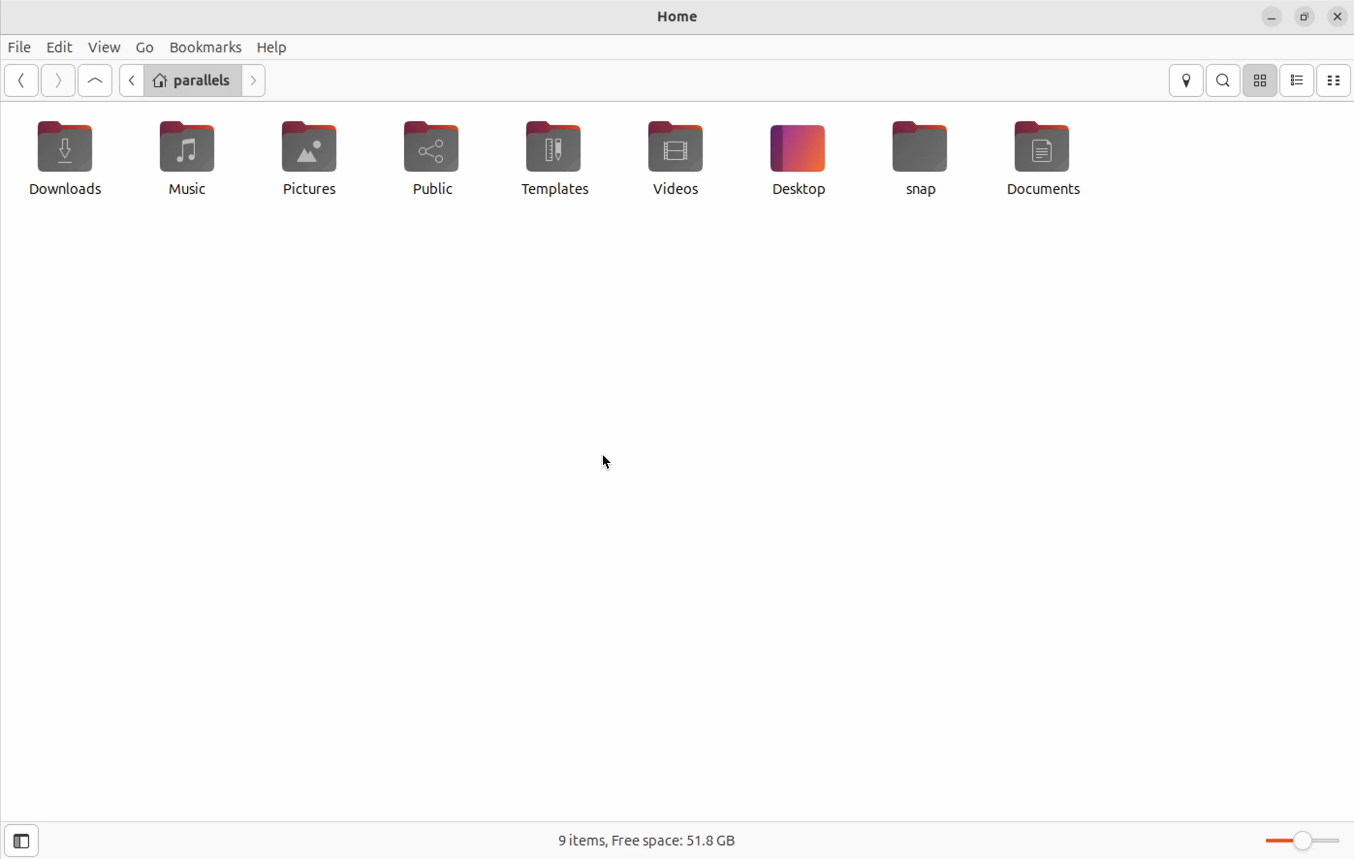  What do you see at coordinates (675, 17) in the screenshot?
I see `home` at bounding box center [675, 17].